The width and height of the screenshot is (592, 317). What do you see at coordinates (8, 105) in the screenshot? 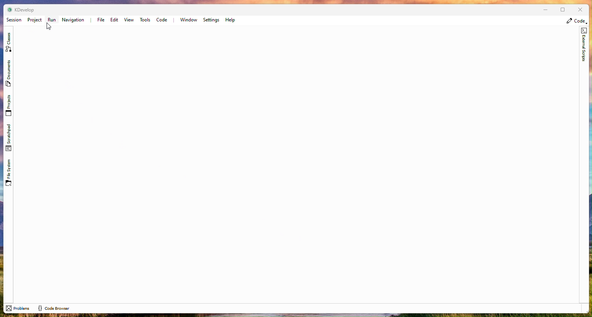
I see `Projects` at bounding box center [8, 105].